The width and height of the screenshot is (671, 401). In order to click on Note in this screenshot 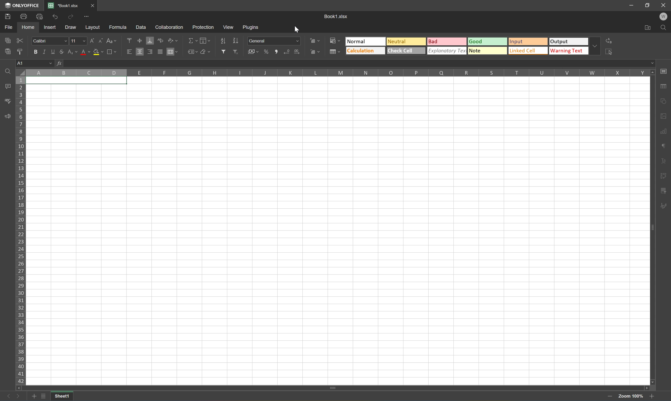, I will do `click(487, 51)`.